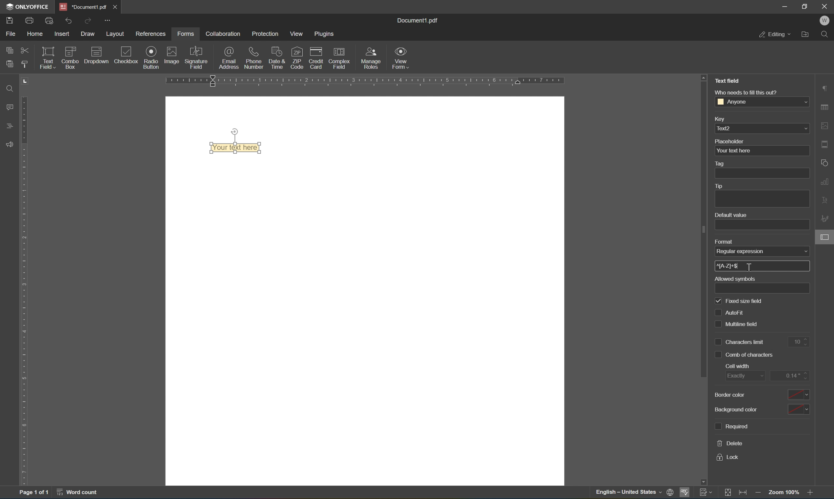 This screenshot has height=499, width=834. Describe the element at coordinates (47, 57) in the screenshot. I see `text field` at that location.